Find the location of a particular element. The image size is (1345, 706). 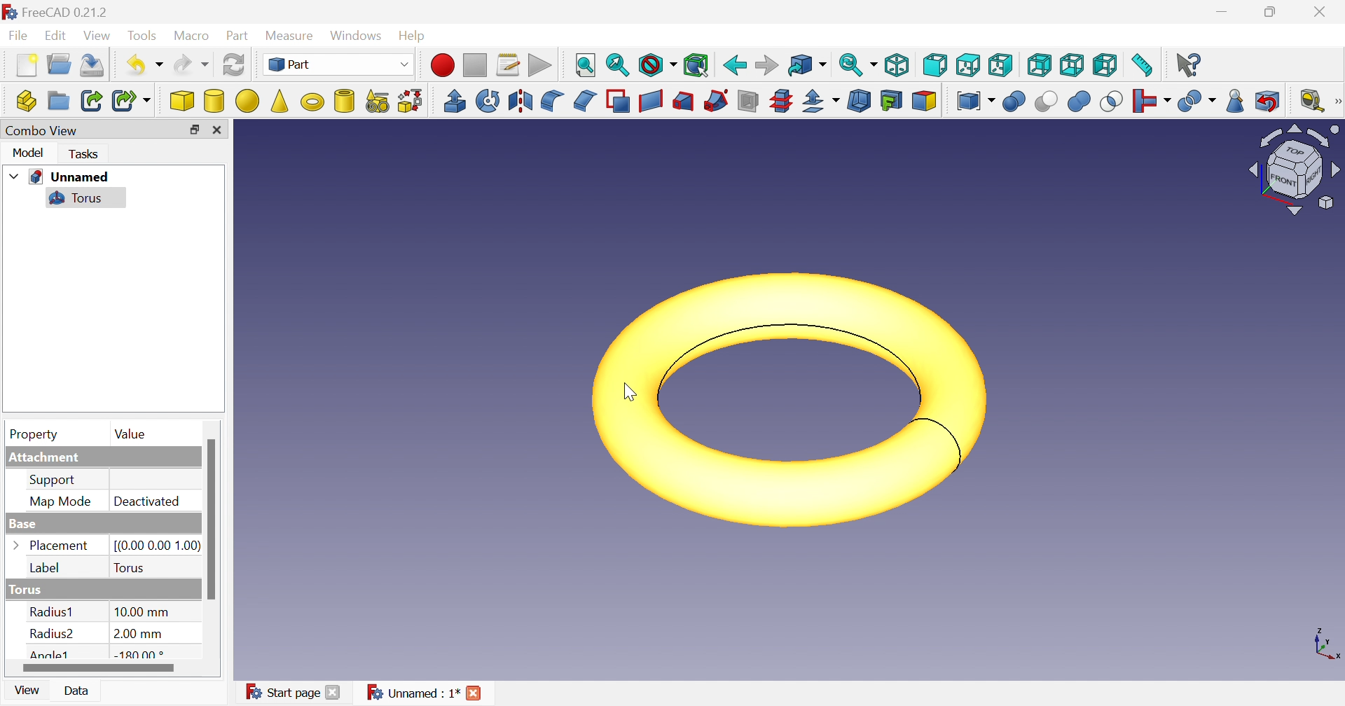

Torus is located at coordinates (74, 198).